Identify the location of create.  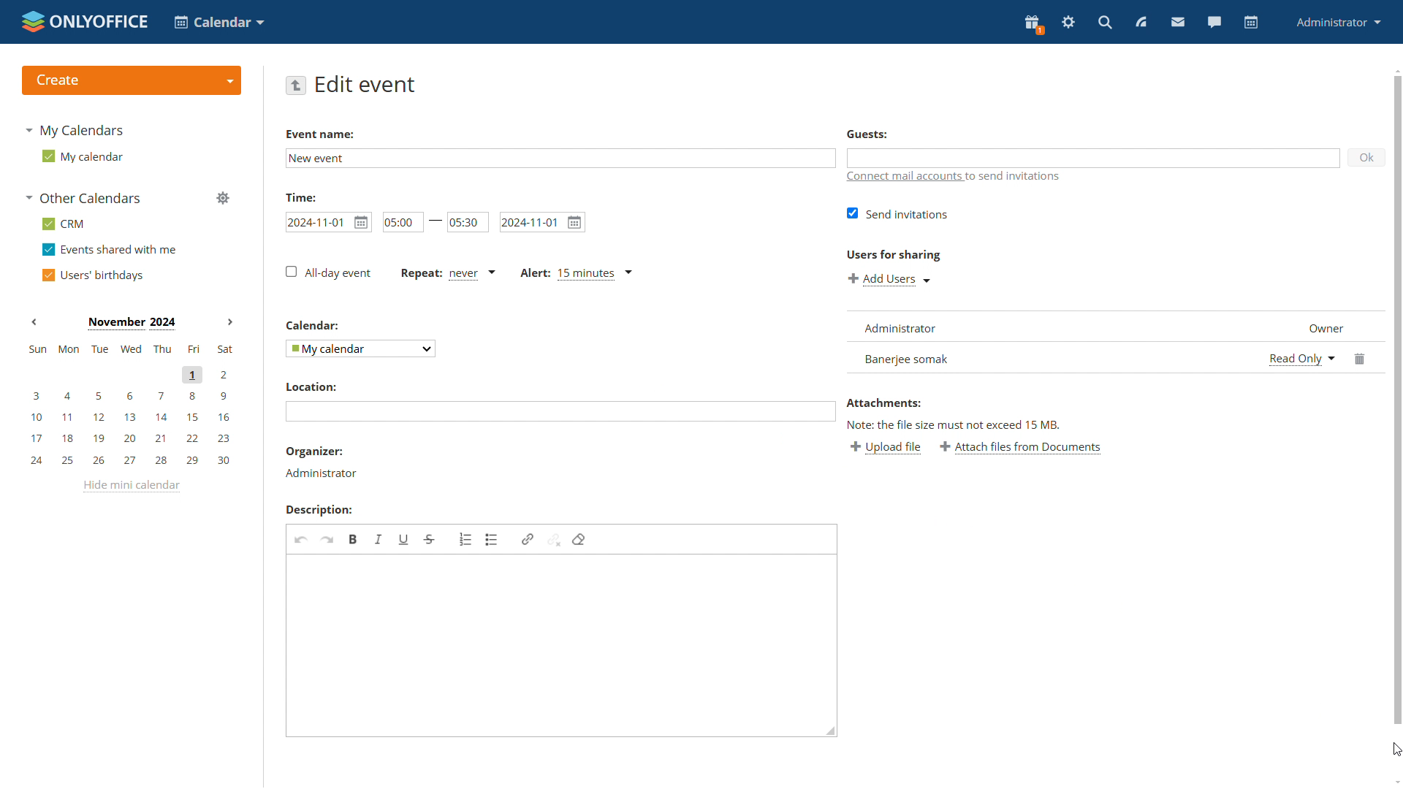
(132, 80).